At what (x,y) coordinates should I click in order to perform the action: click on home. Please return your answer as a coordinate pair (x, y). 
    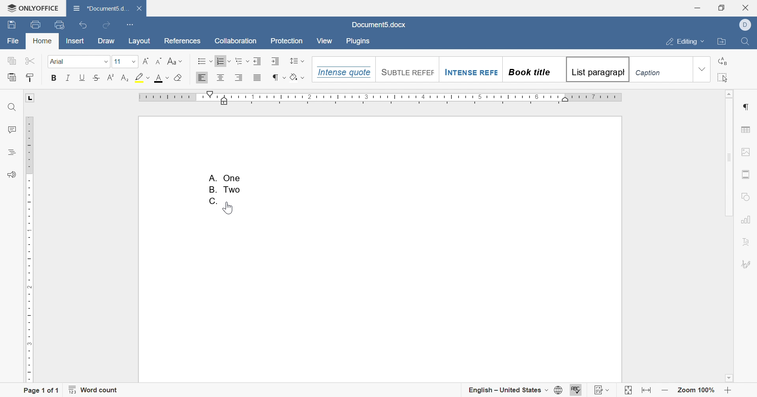
    Looking at the image, I should click on (41, 41).